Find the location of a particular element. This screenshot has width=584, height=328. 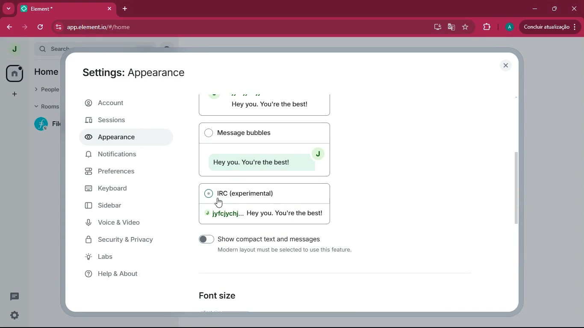

security & privacy is located at coordinates (122, 239).